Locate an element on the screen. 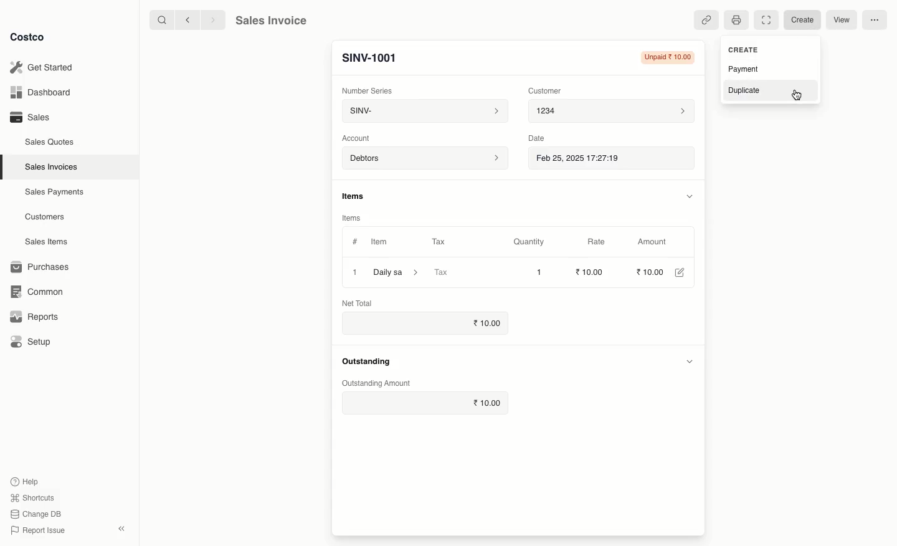  10.00 is located at coordinates (489, 322).